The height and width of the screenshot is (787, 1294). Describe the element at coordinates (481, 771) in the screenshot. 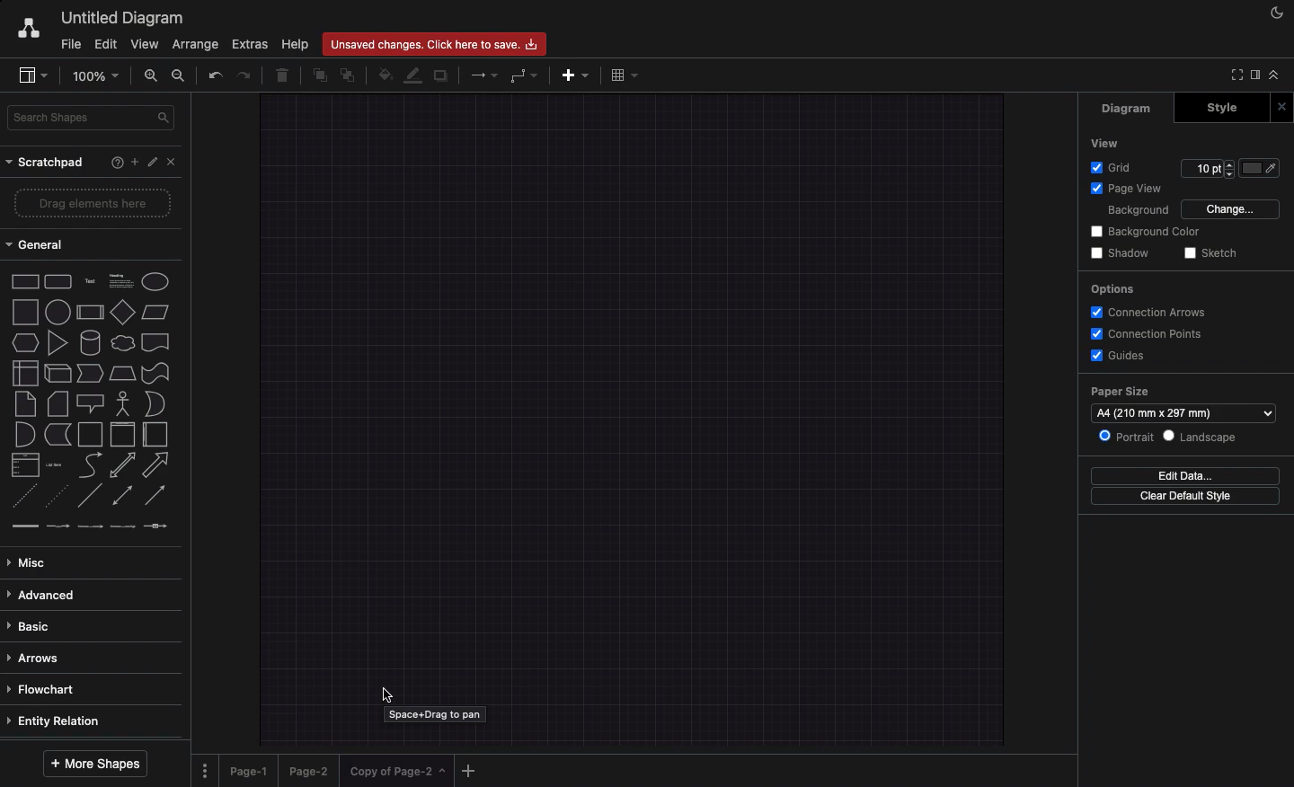

I see `Add ` at that location.